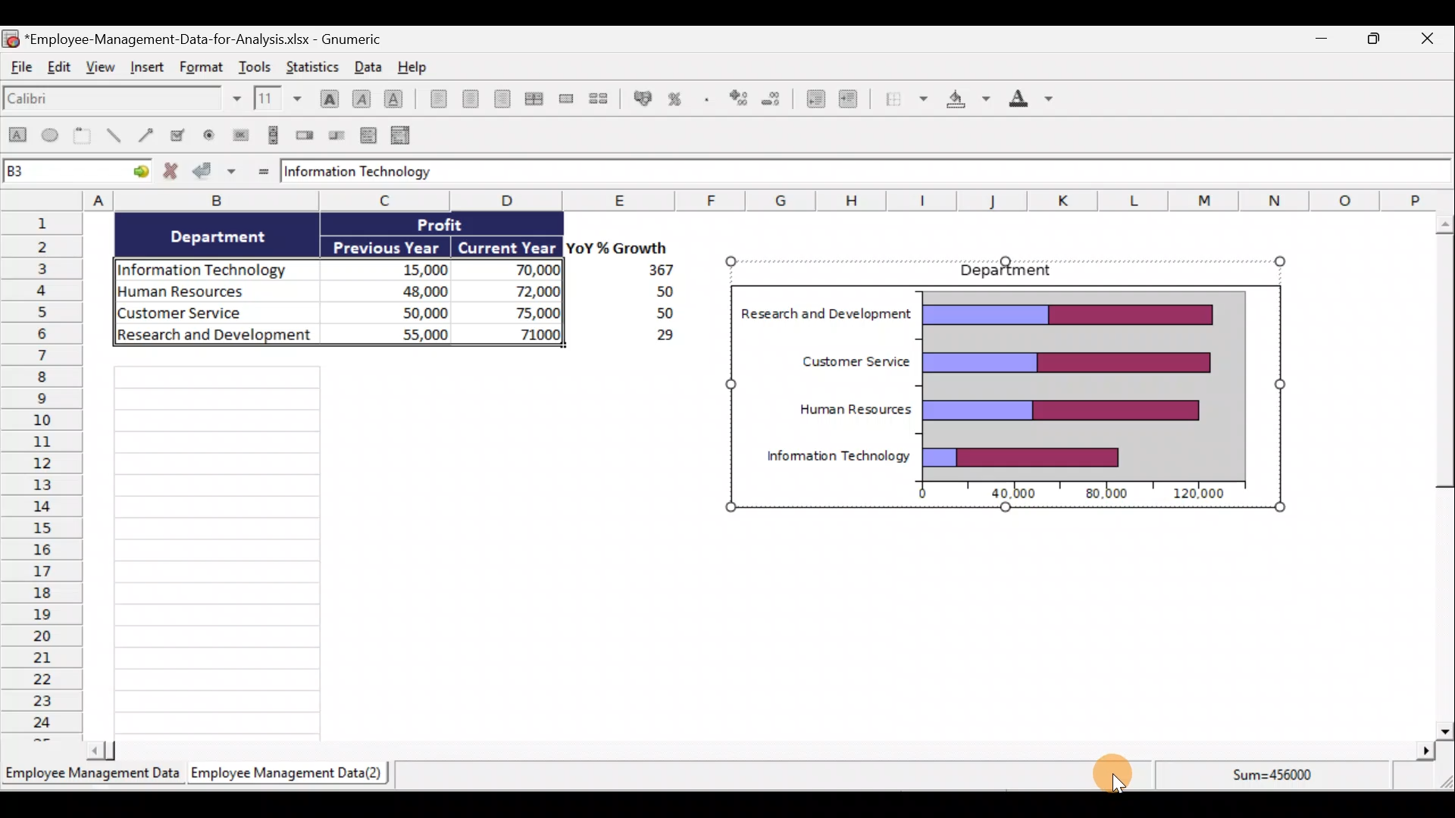 The height and width of the screenshot is (818, 1455). What do you see at coordinates (814, 101) in the screenshot?
I see `Decrease indent, align contents to the left` at bounding box center [814, 101].